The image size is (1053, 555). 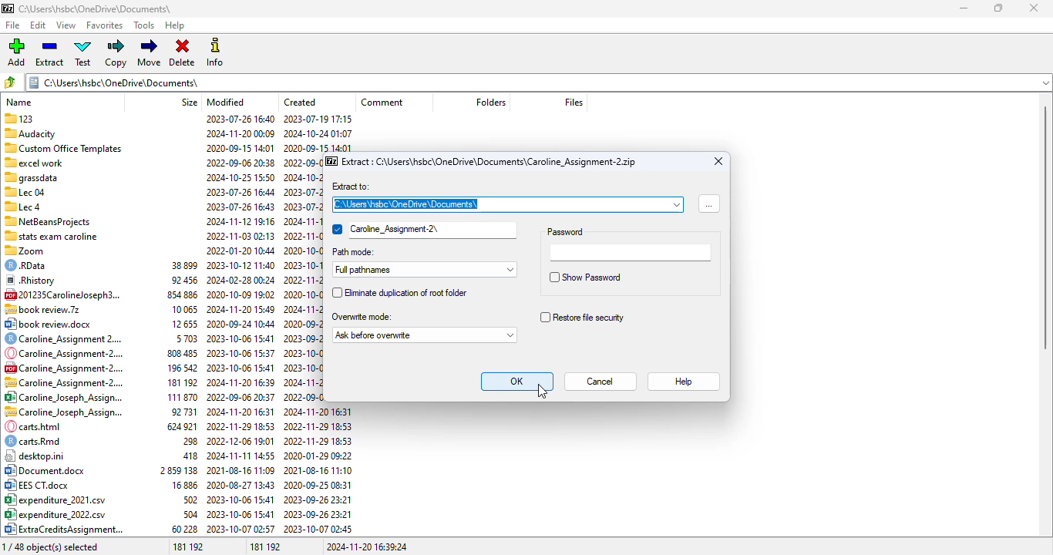 What do you see at coordinates (350, 187) in the screenshot?
I see `extract to:` at bounding box center [350, 187].